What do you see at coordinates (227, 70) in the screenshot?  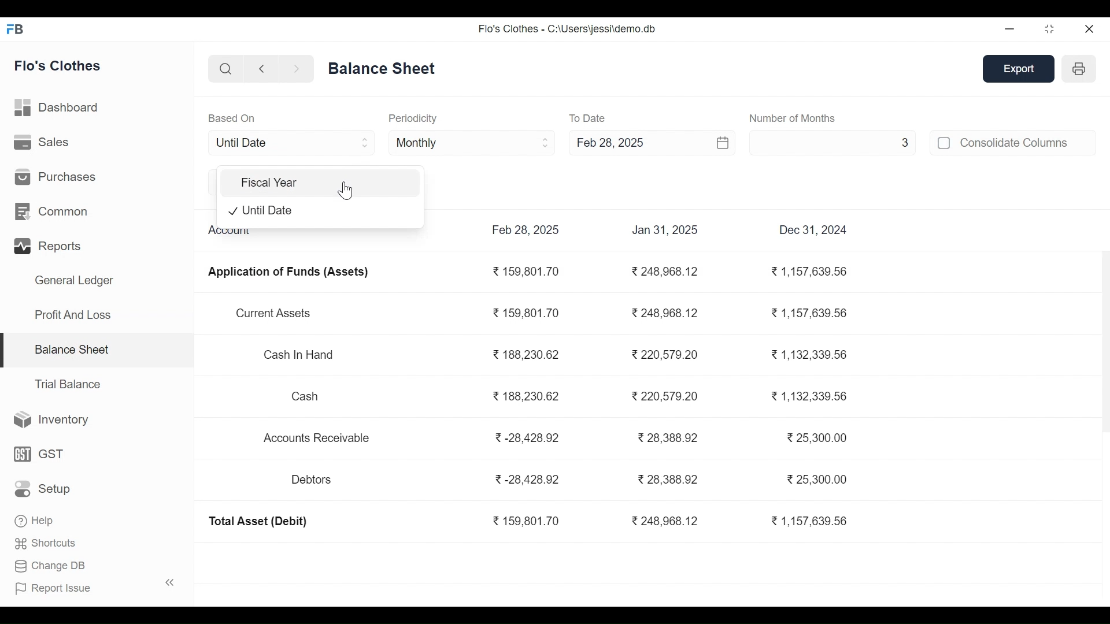 I see `search` at bounding box center [227, 70].